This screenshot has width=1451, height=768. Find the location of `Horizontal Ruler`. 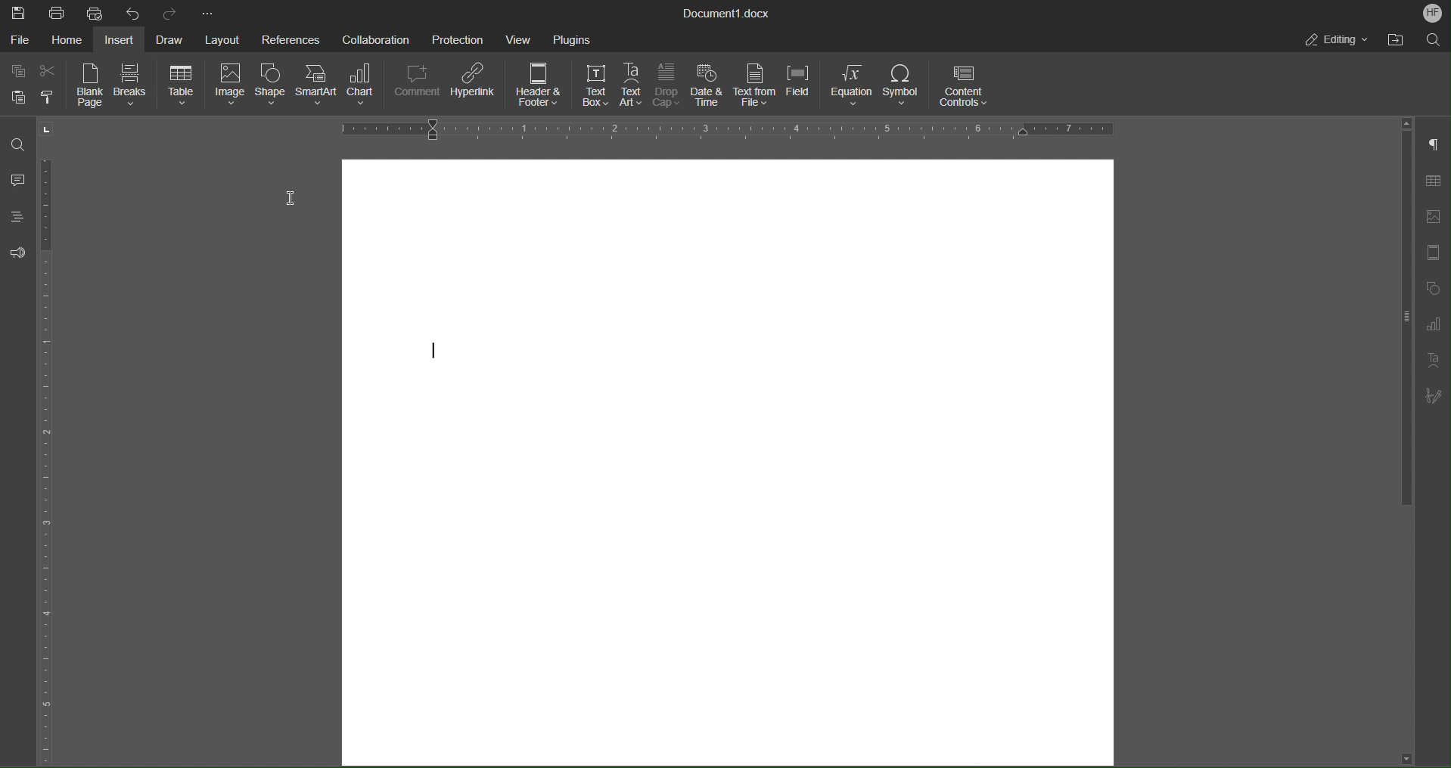

Horizontal Ruler is located at coordinates (728, 128).